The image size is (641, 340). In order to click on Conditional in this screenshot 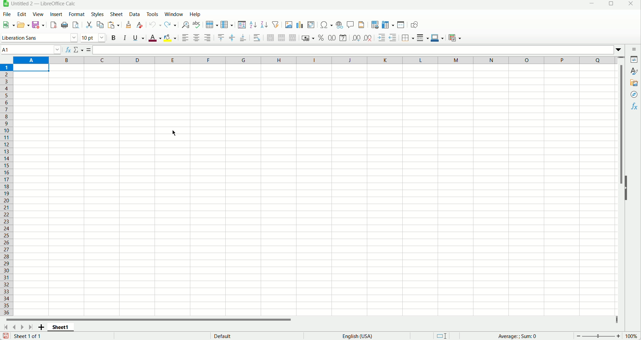, I will do `click(454, 38)`.